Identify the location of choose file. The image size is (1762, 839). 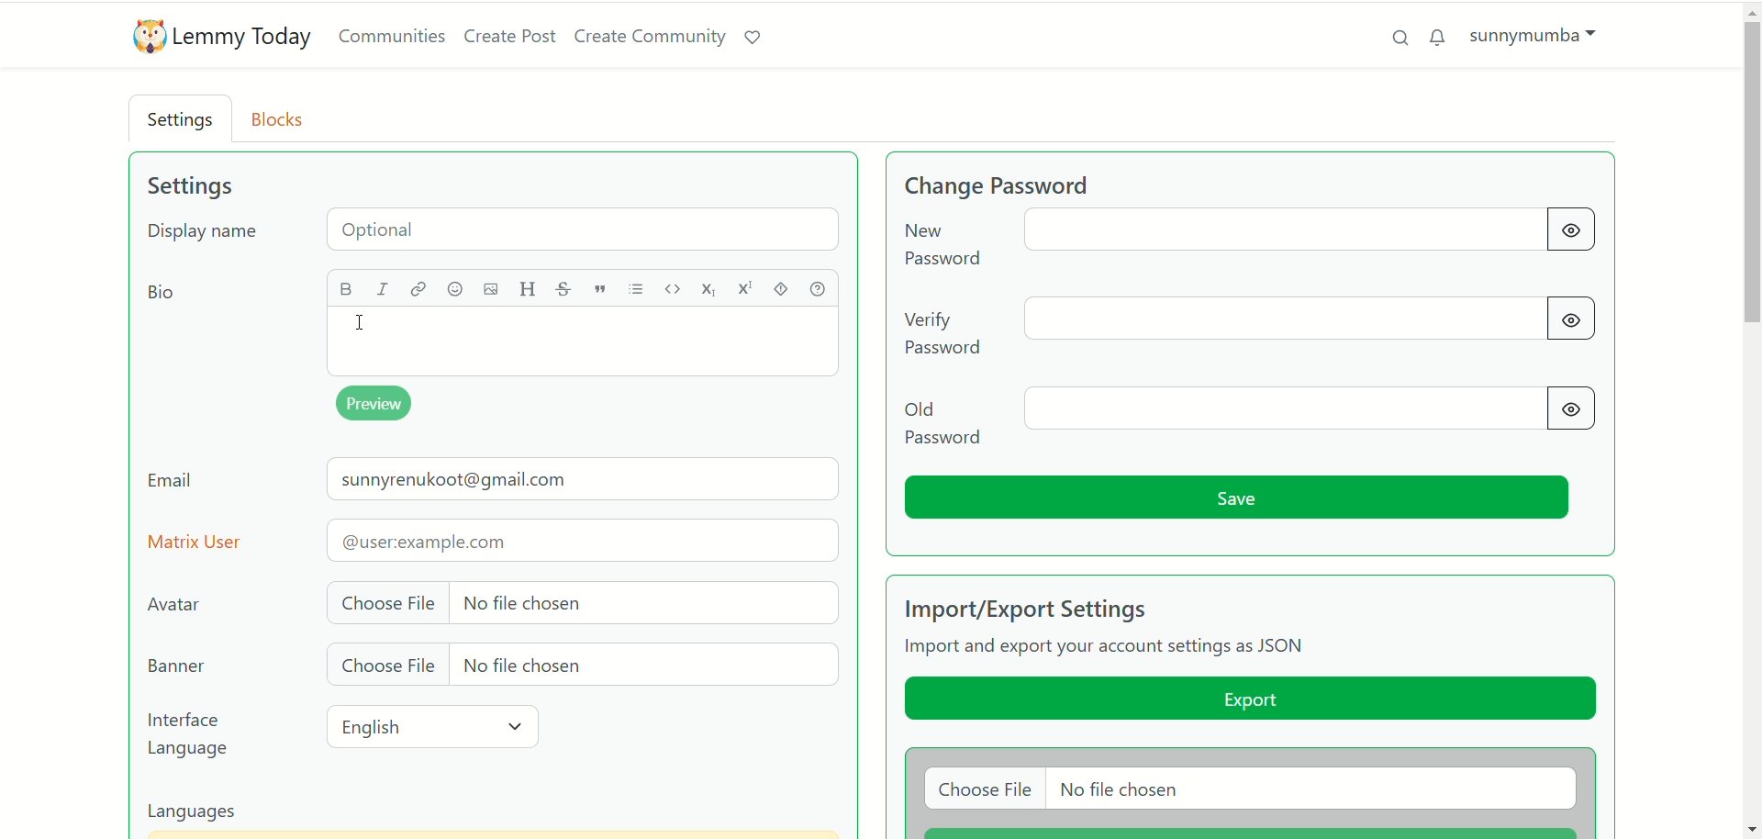
(1249, 789).